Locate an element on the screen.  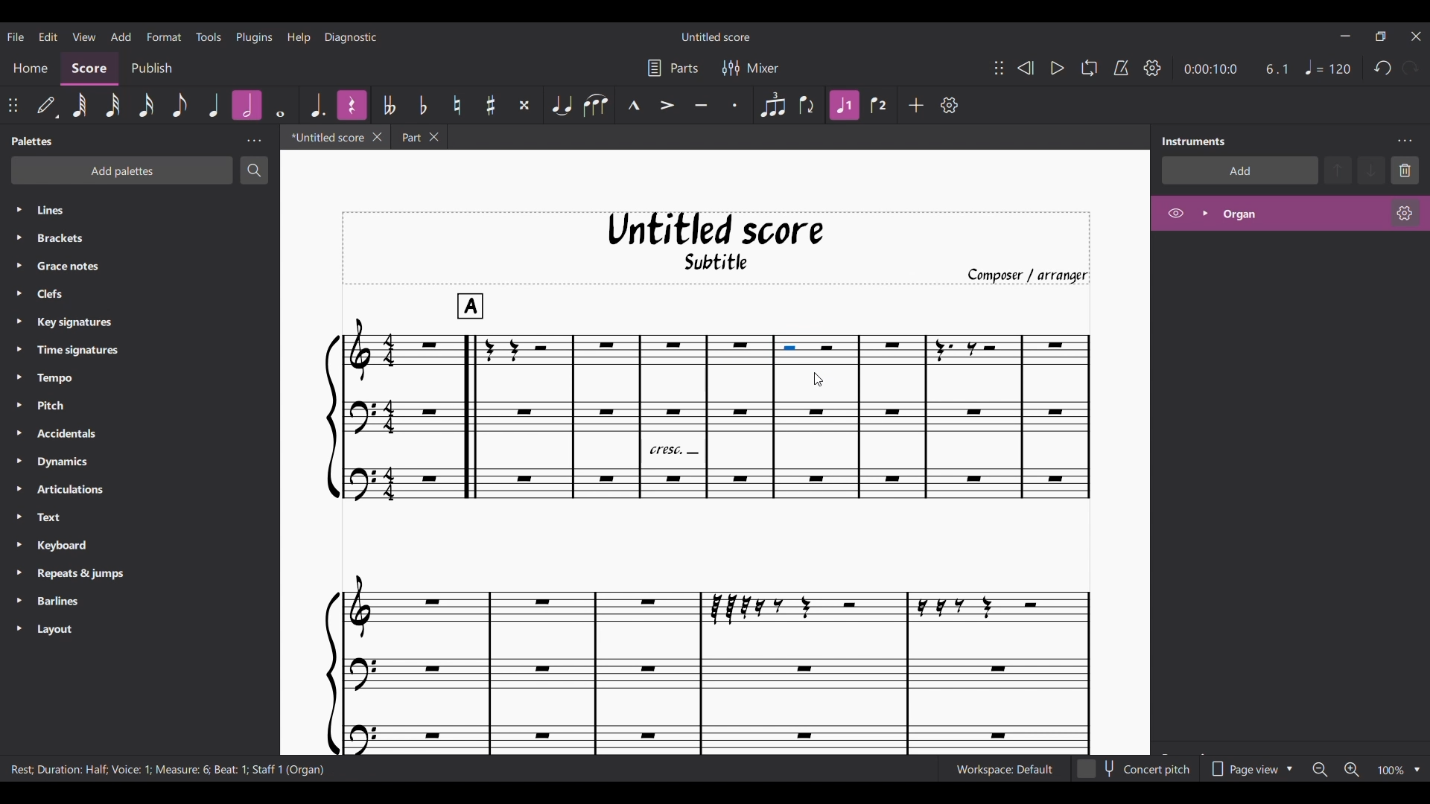
Current ratio and duration of score is located at coordinates (1236, 69).